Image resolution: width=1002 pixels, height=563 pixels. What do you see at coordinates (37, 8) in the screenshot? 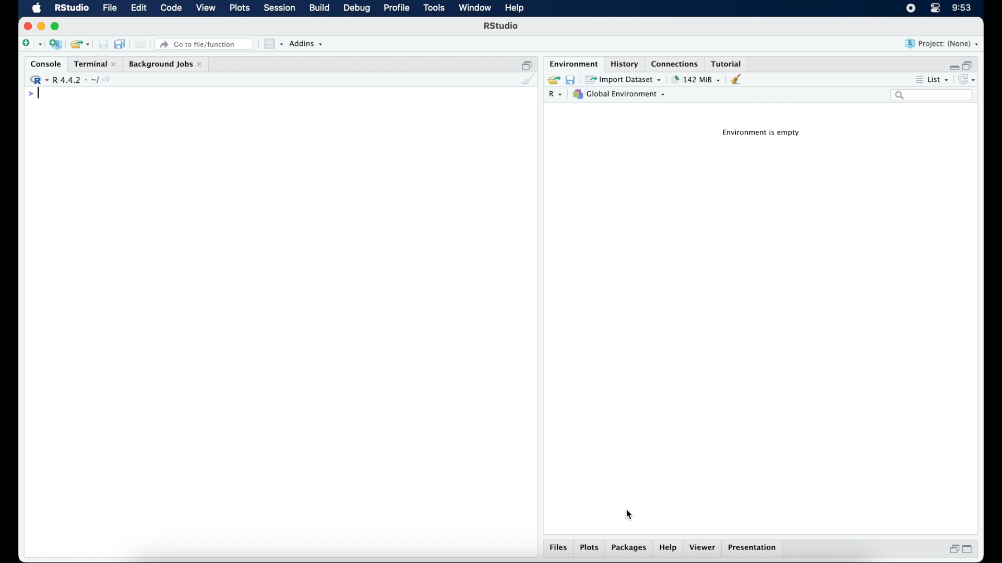
I see `macOS ` at bounding box center [37, 8].